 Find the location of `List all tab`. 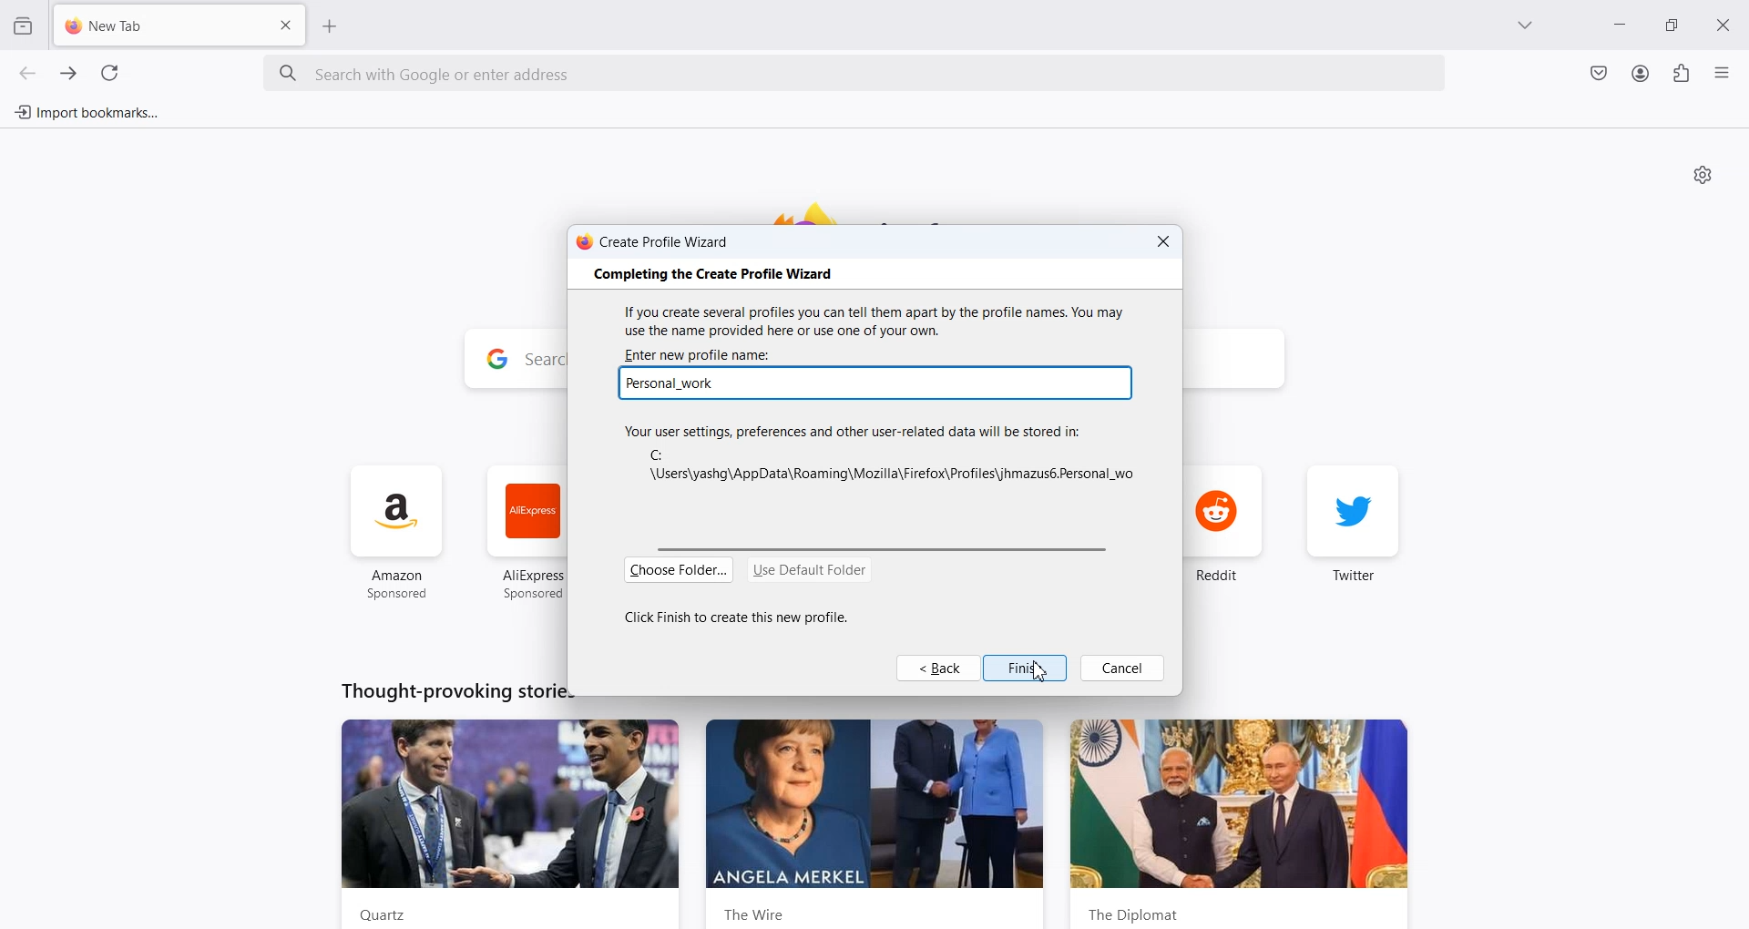

List all tab is located at coordinates (1526, 26).